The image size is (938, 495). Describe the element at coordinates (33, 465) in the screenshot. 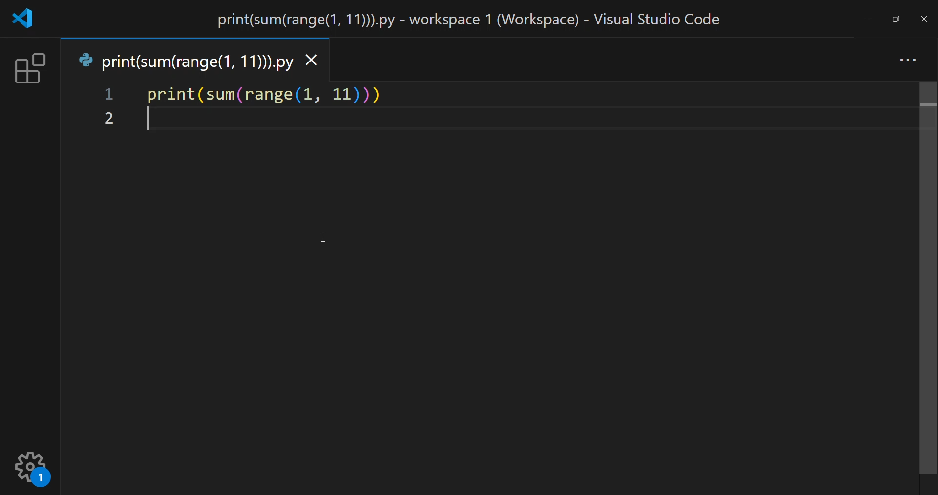

I see `settings` at that location.